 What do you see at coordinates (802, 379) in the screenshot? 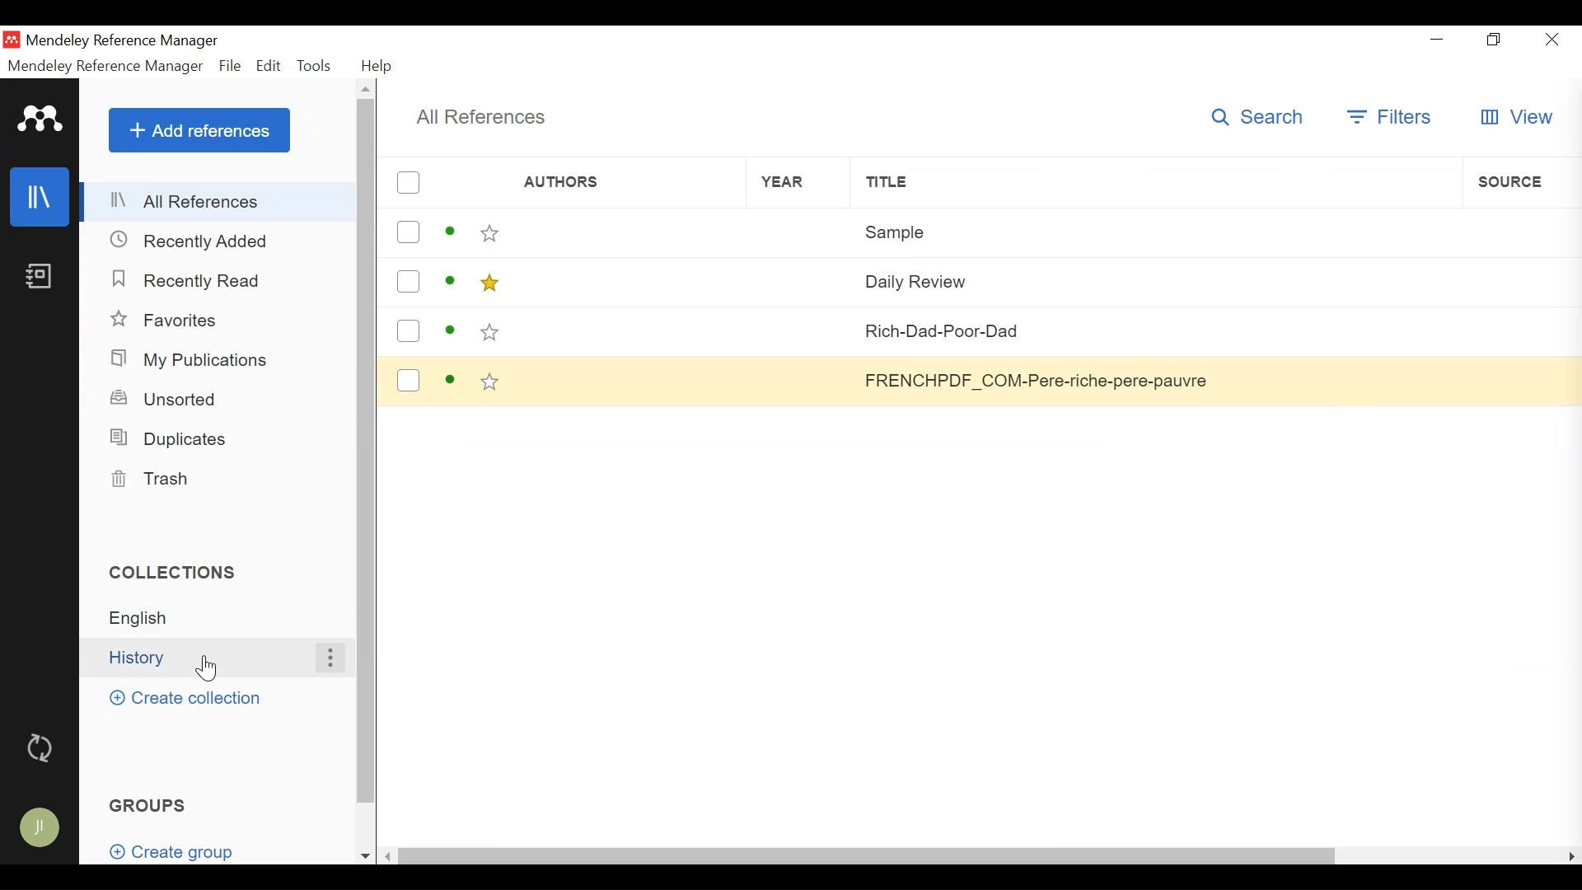
I see `Year` at bounding box center [802, 379].